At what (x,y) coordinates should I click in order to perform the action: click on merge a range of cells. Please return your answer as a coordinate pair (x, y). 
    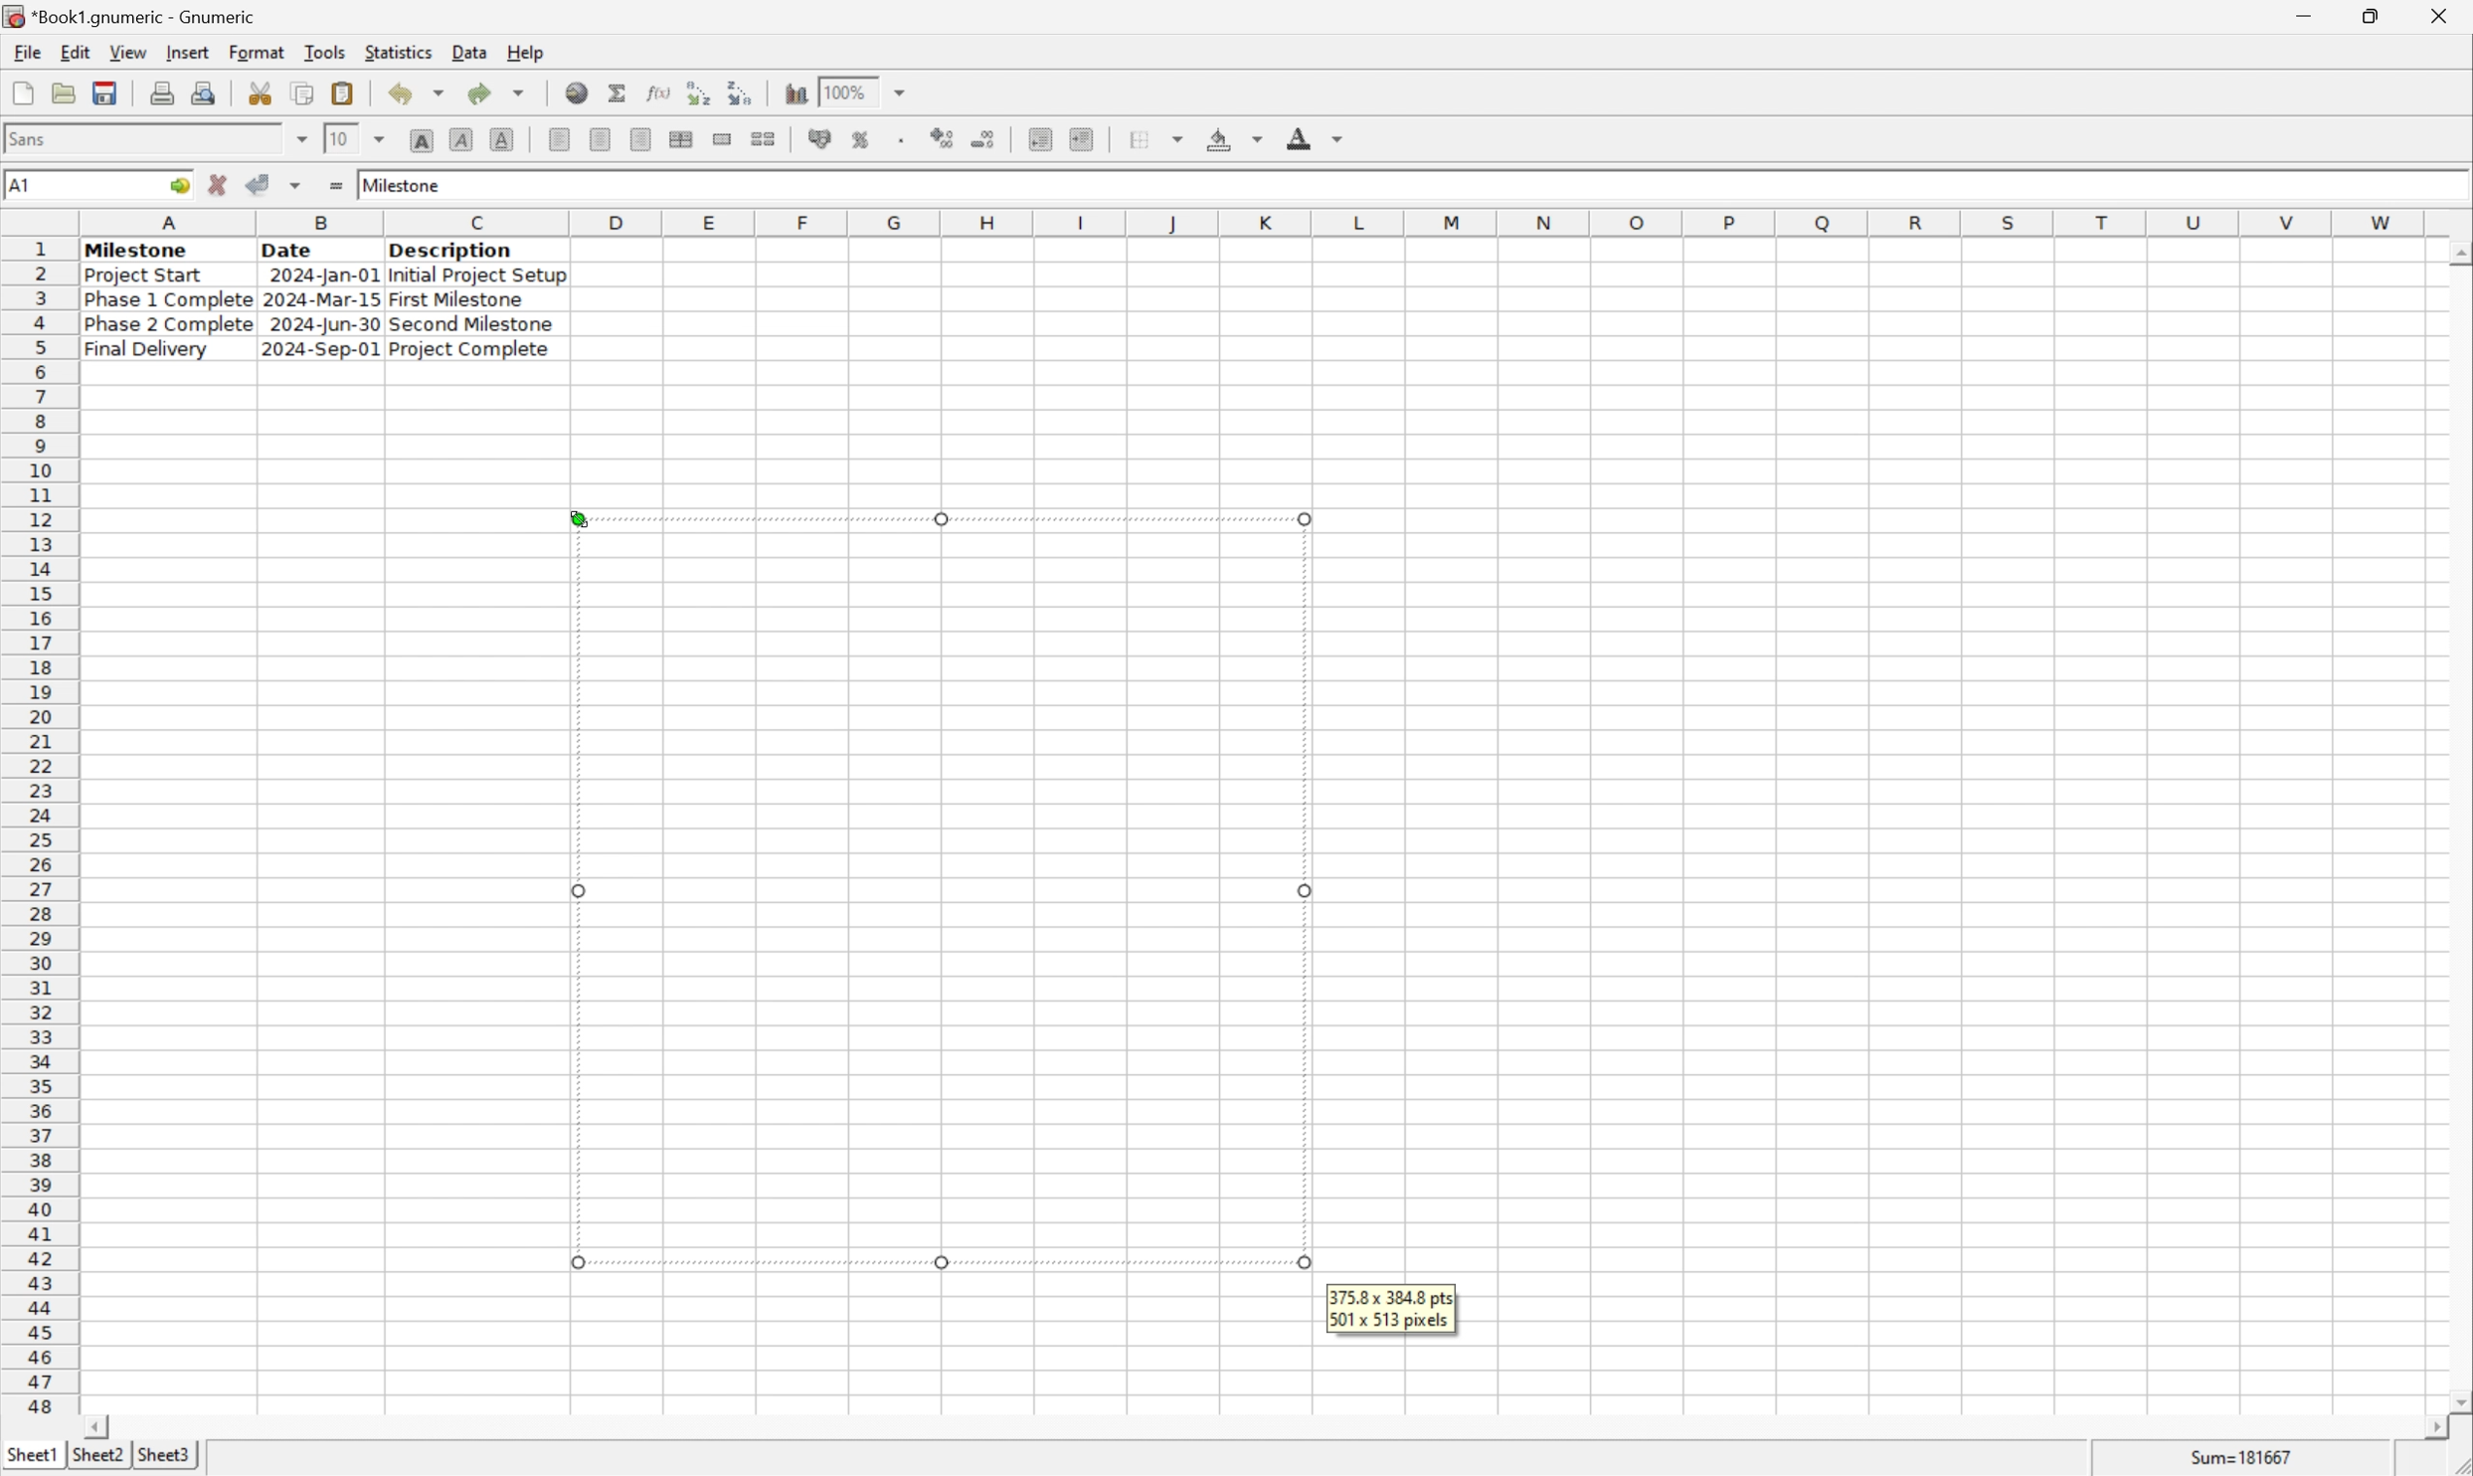
    Looking at the image, I should click on (724, 139).